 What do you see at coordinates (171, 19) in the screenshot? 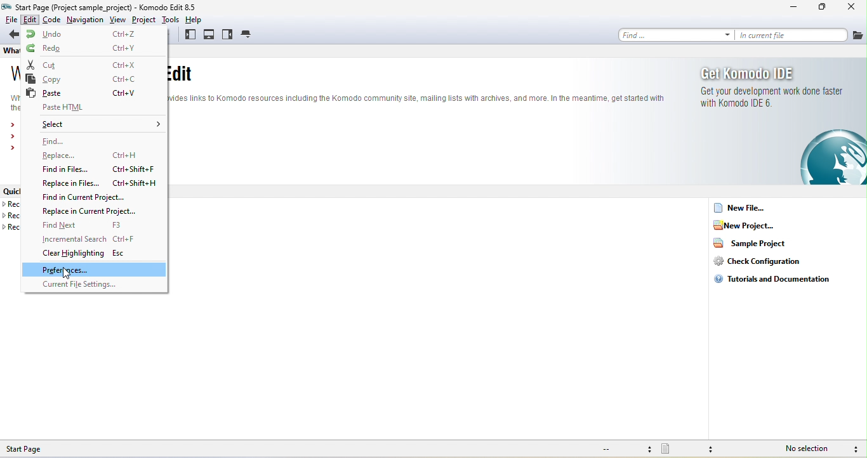
I see `tools` at bounding box center [171, 19].